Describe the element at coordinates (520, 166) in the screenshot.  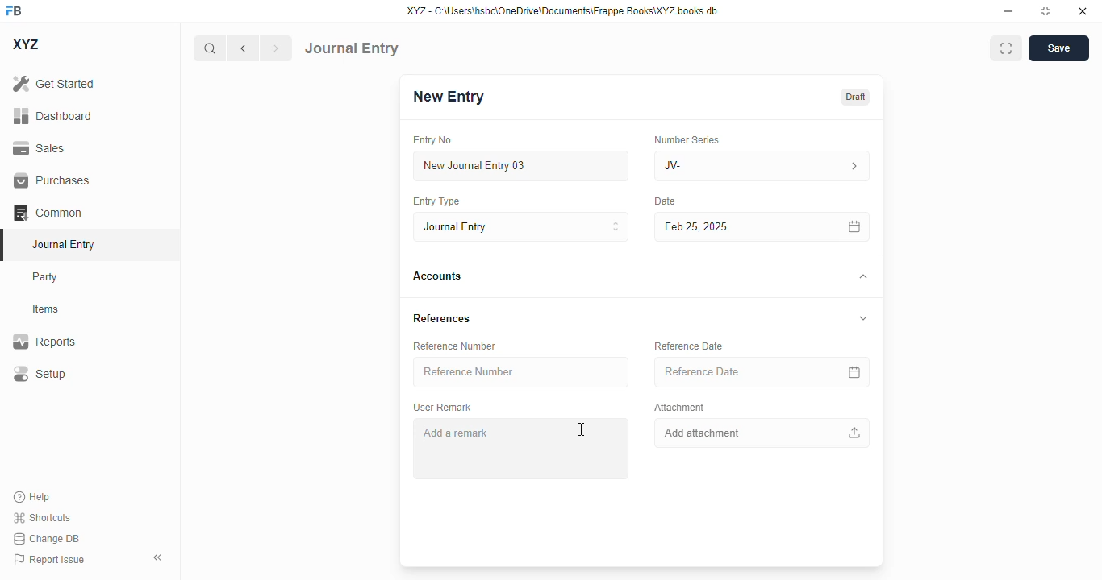
I see `new journal entry 03` at that location.